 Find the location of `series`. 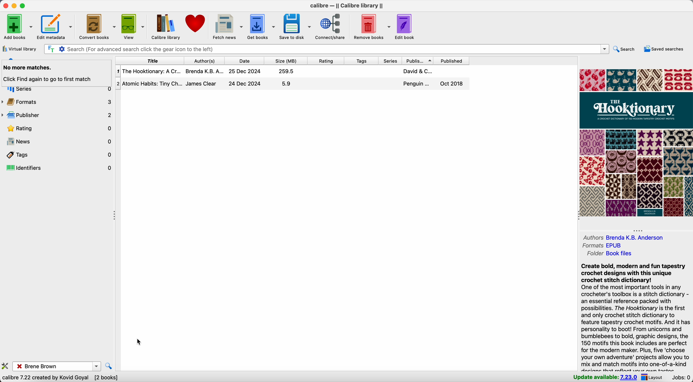

series is located at coordinates (57, 90).